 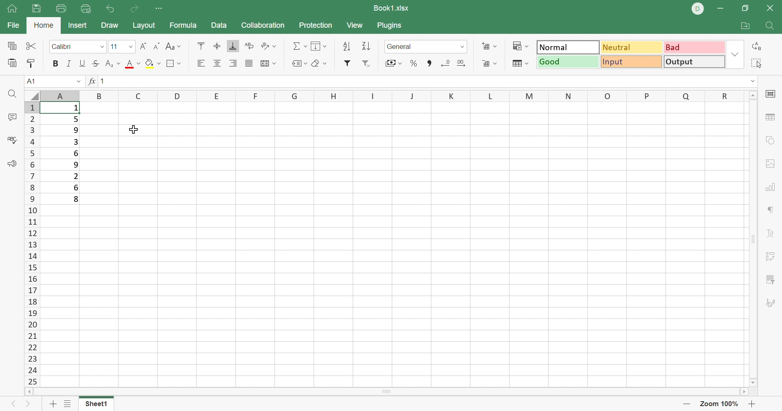 I want to click on Increment font size, so click(x=142, y=47).